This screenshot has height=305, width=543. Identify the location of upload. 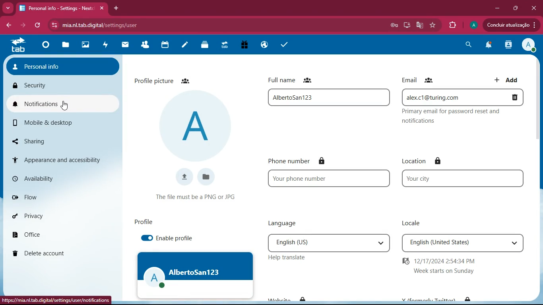
(183, 176).